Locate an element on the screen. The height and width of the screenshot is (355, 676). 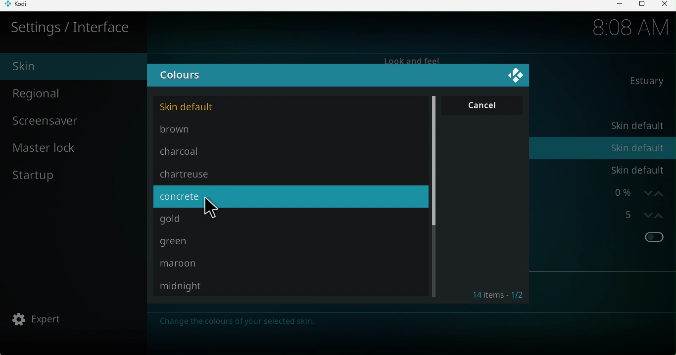
Reset above settings to default is located at coordinates (603, 285).